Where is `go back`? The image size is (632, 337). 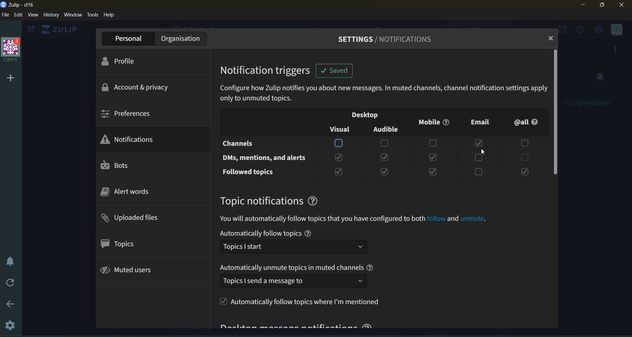
go back is located at coordinates (8, 305).